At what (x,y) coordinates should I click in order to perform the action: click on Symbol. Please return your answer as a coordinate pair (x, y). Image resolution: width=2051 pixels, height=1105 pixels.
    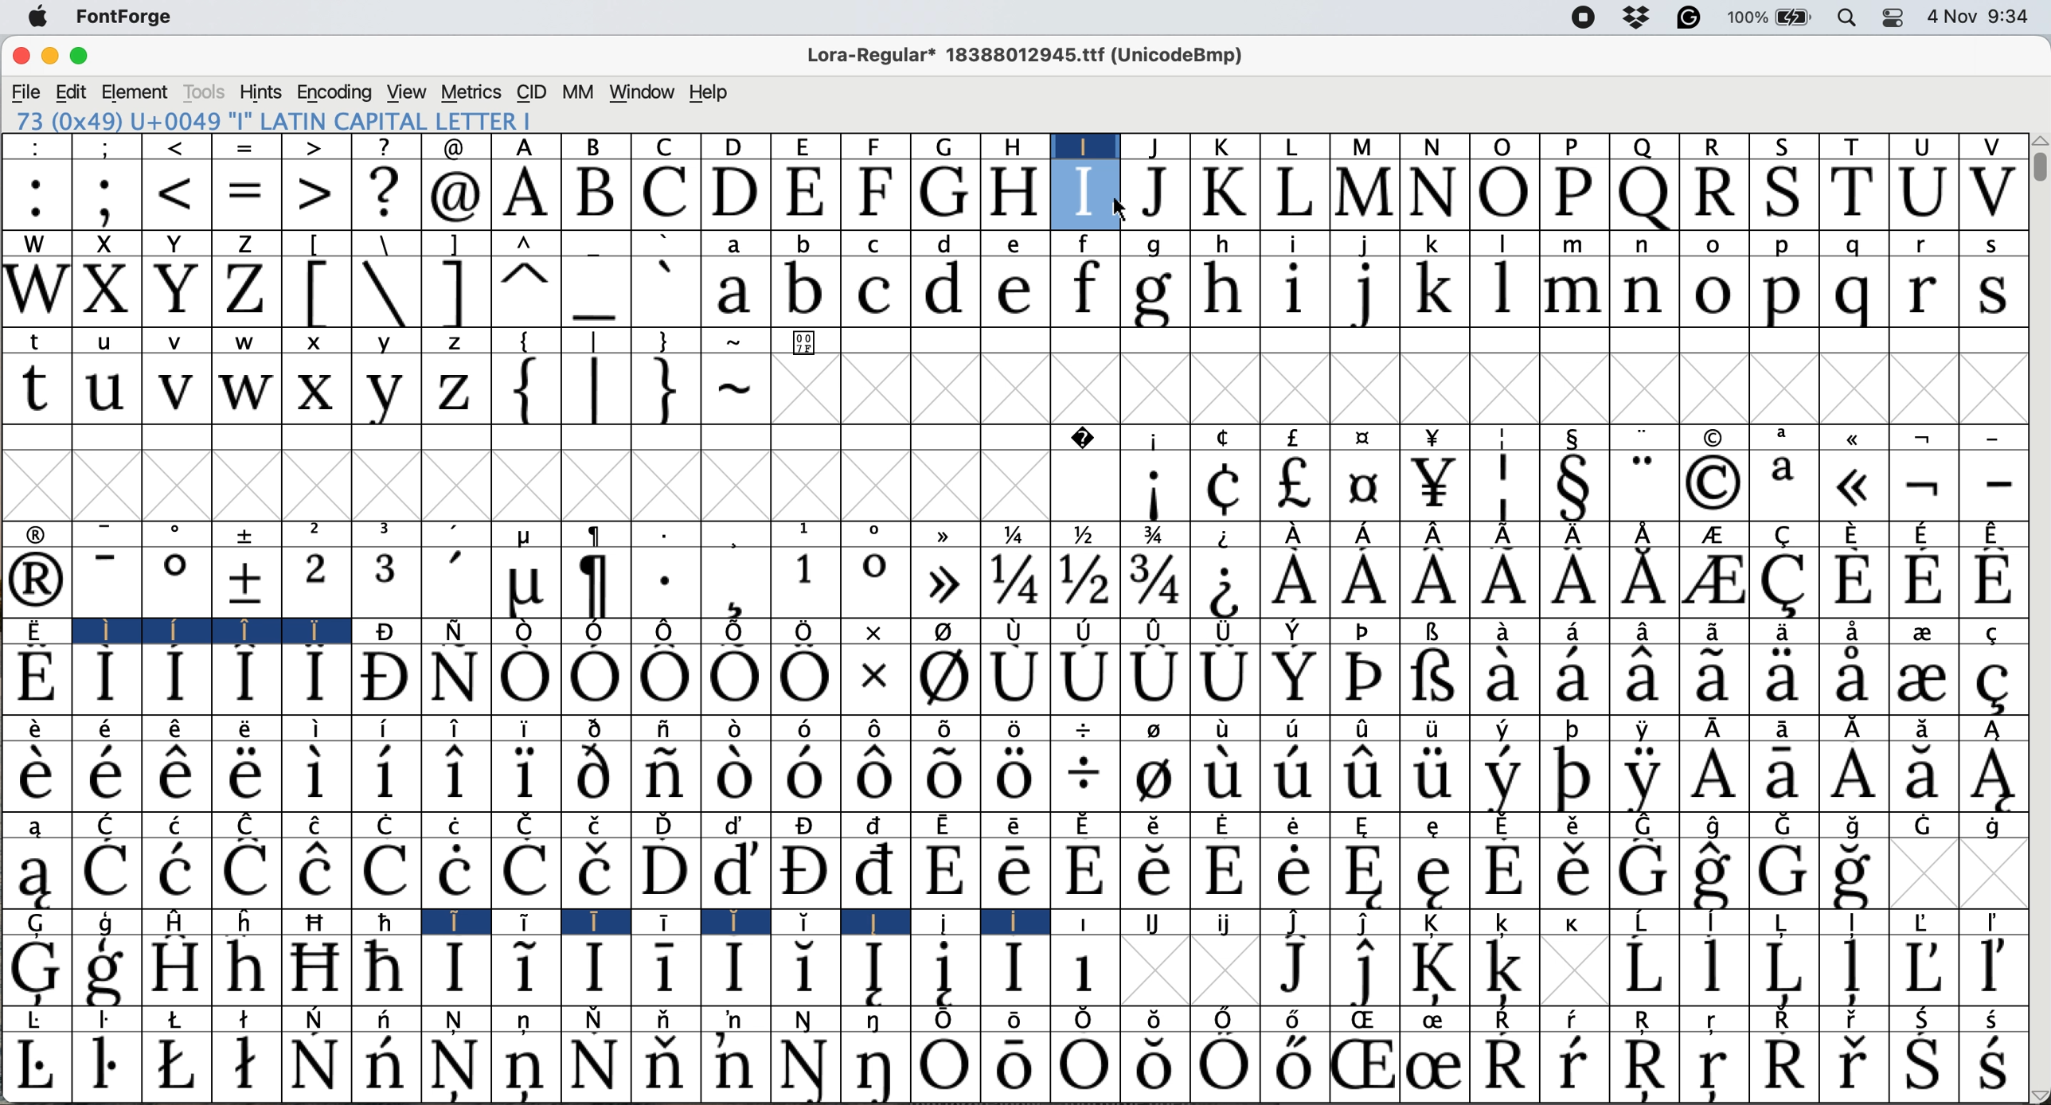
    Looking at the image, I should click on (1365, 581).